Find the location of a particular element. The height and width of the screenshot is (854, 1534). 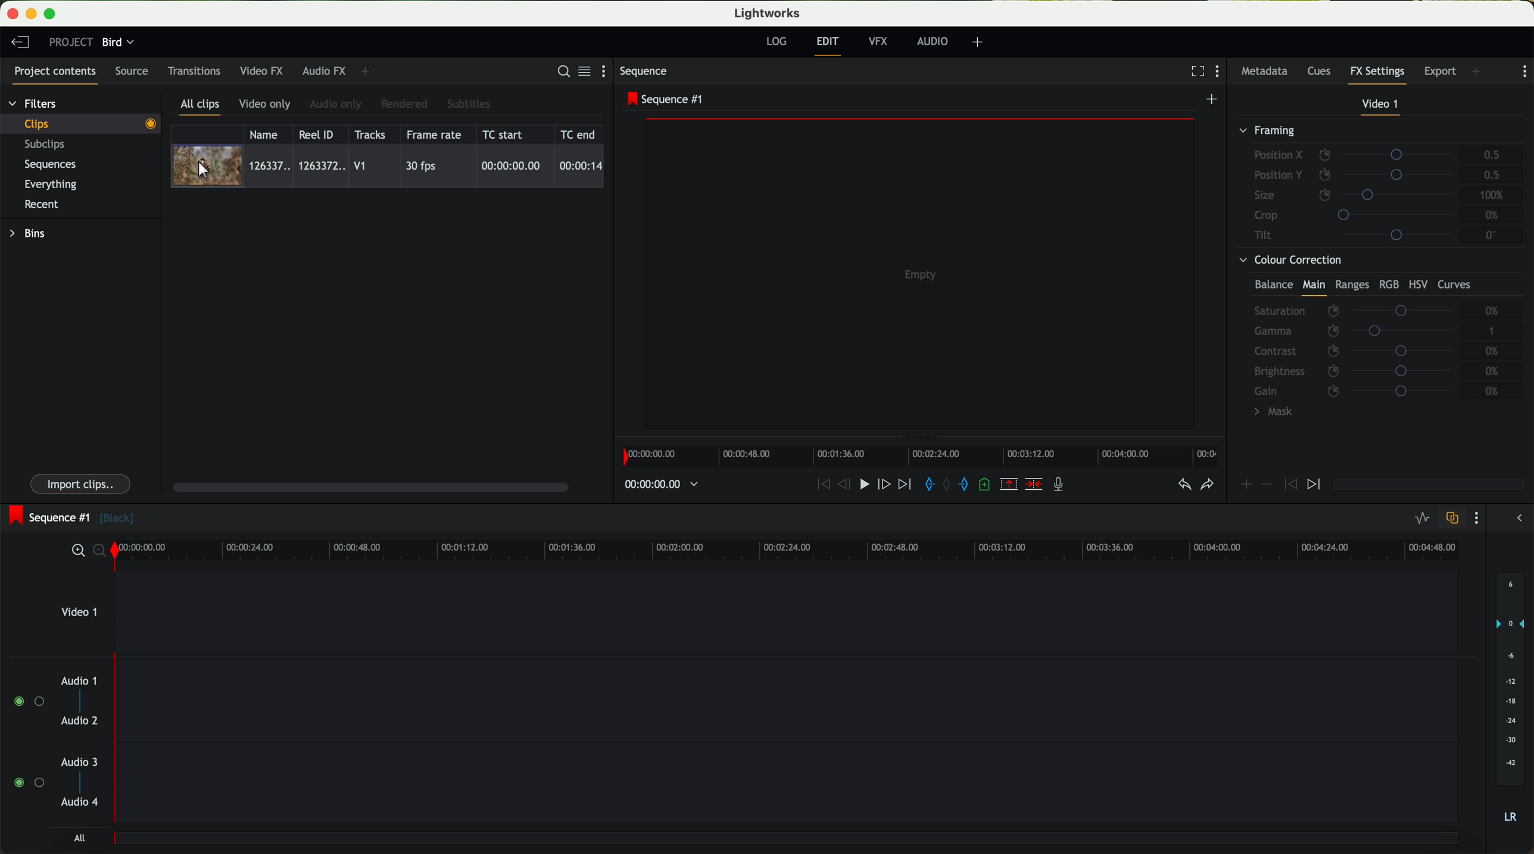

sequence #1 is located at coordinates (46, 517).